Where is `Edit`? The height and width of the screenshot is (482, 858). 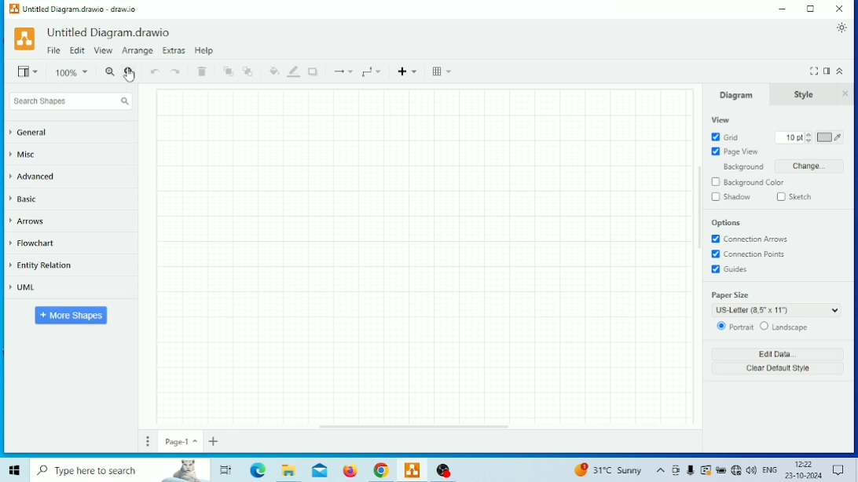
Edit is located at coordinates (78, 51).